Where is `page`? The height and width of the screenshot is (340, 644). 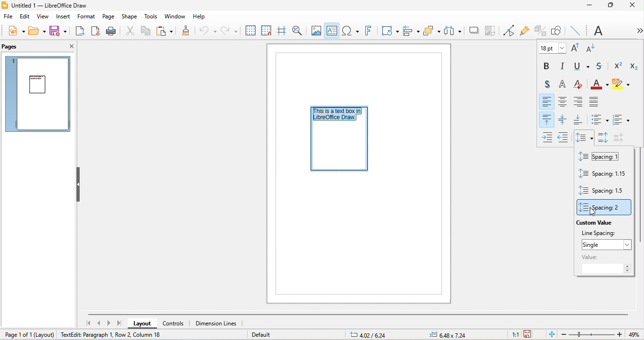 page is located at coordinates (109, 17).